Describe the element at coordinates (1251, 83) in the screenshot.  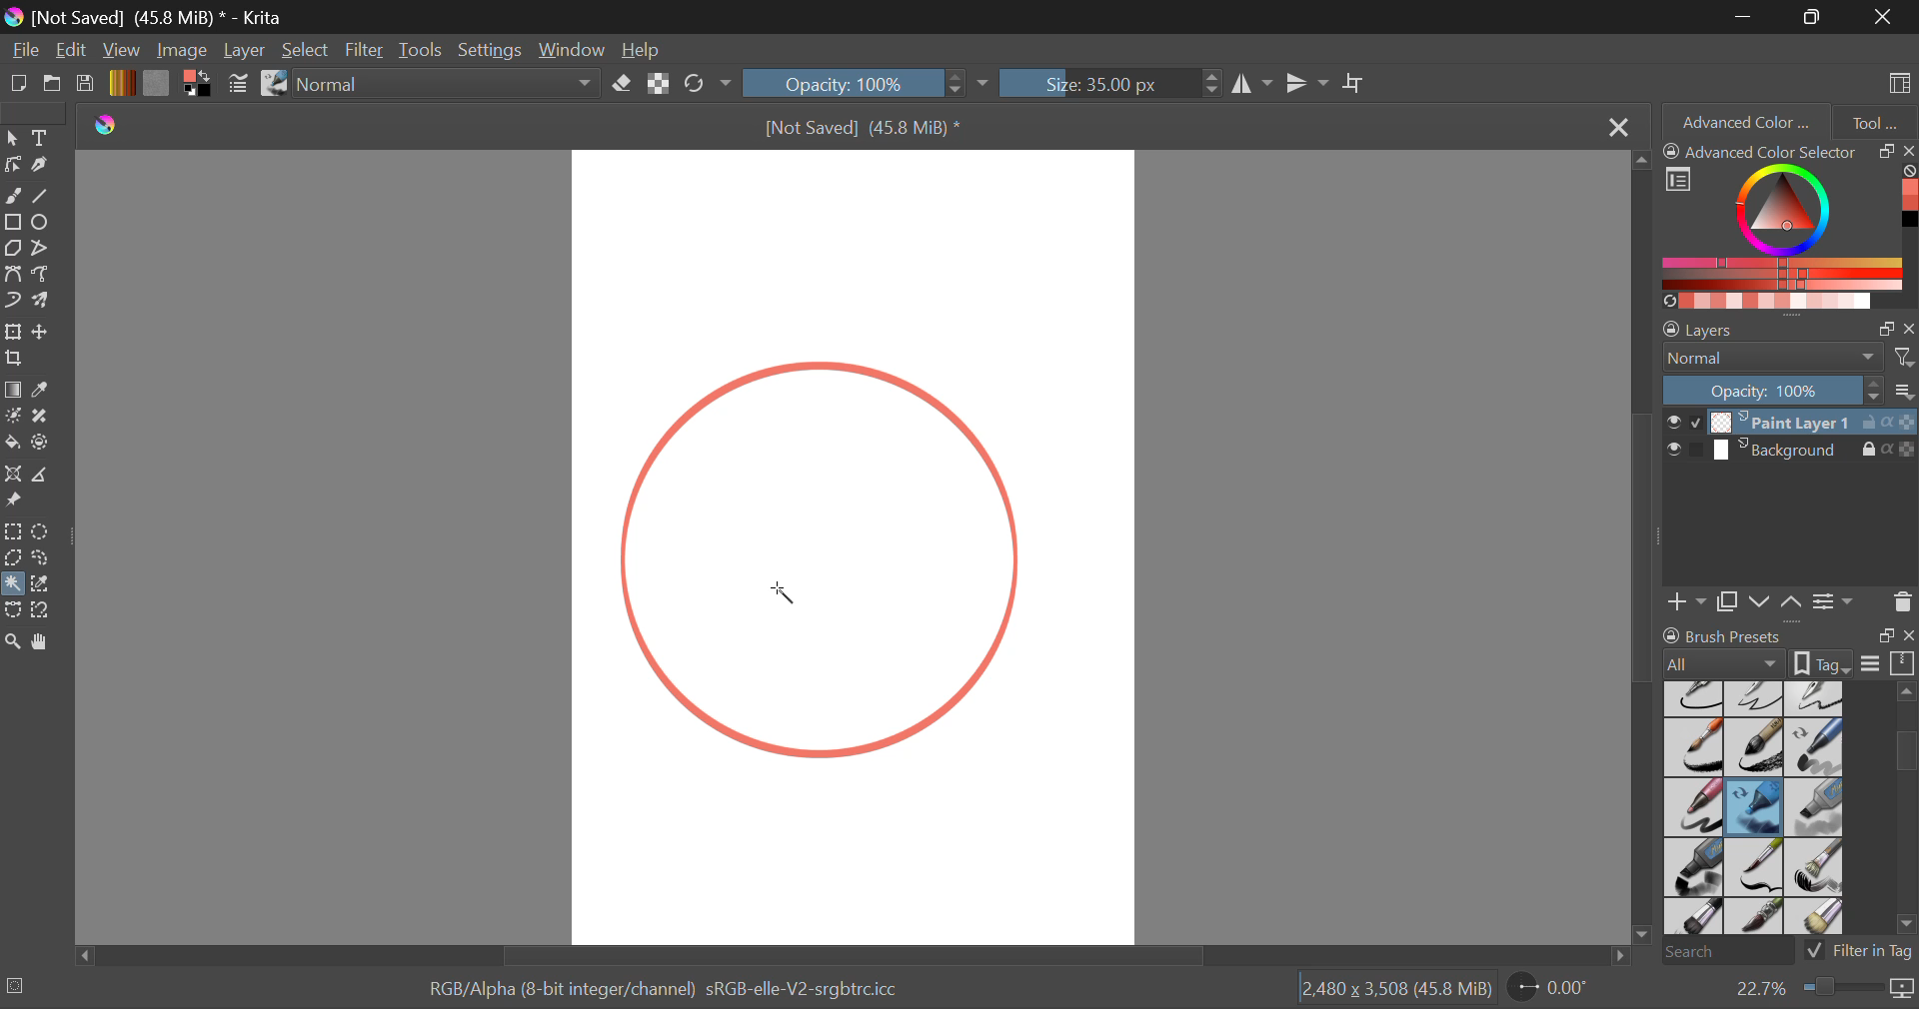
I see `Horizontal Mirror Tool` at that location.